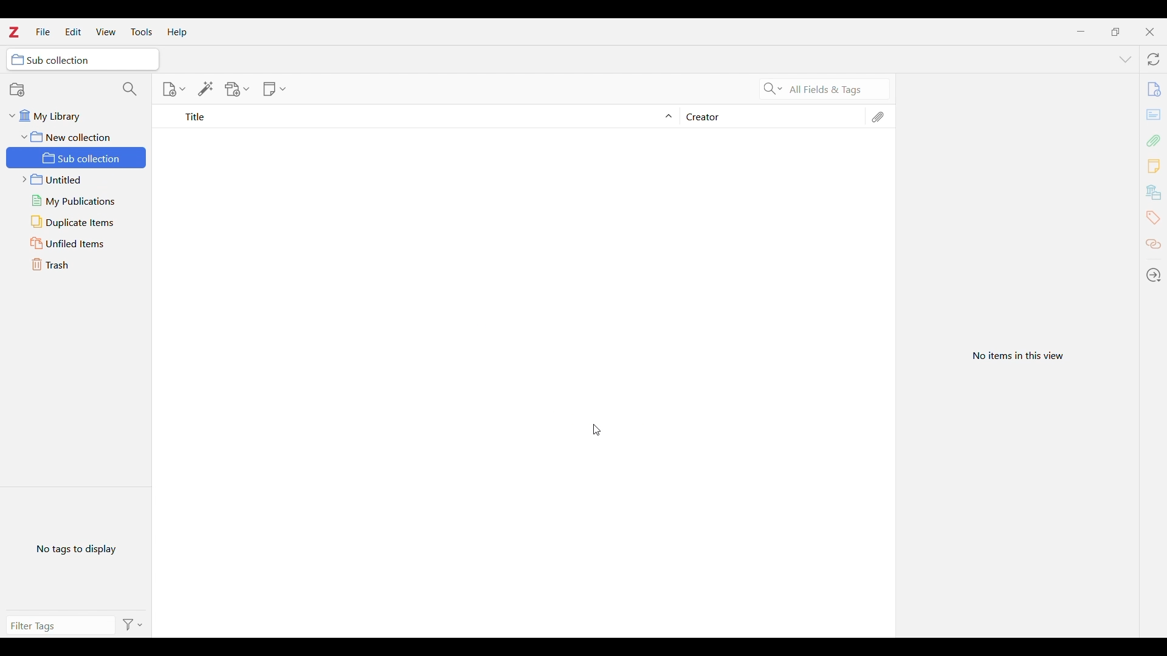 Image resolution: width=1167 pixels, height=656 pixels. What do you see at coordinates (206, 89) in the screenshot?
I see `Add item/s by identifier` at bounding box center [206, 89].